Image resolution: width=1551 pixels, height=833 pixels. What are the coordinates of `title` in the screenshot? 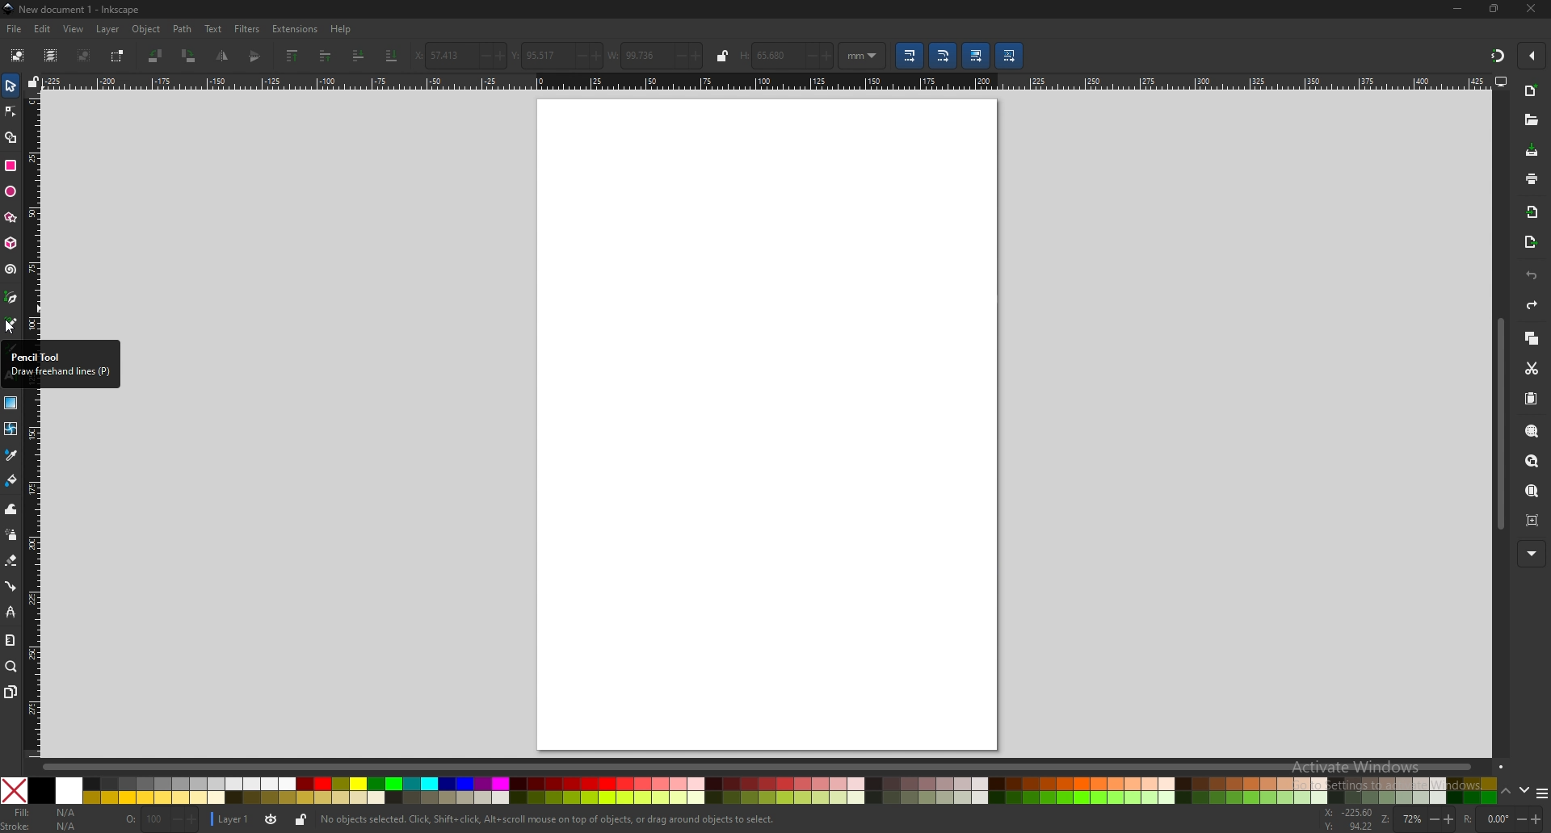 It's located at (71, 10).